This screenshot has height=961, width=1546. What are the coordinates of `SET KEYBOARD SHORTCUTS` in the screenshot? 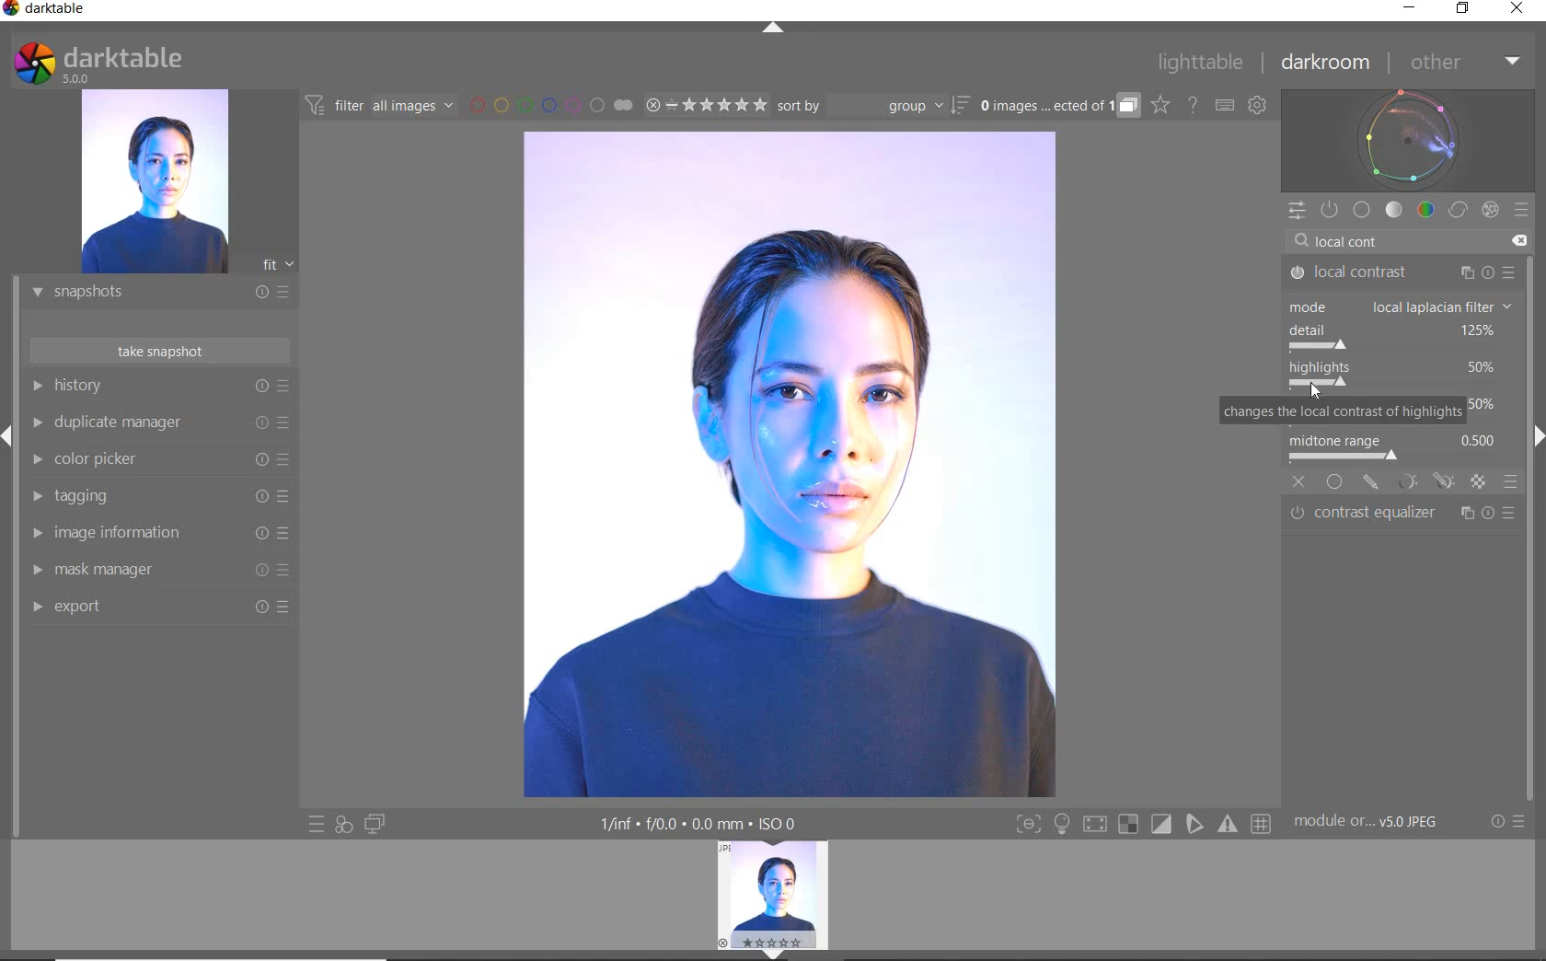 It's located at (1225, 105).